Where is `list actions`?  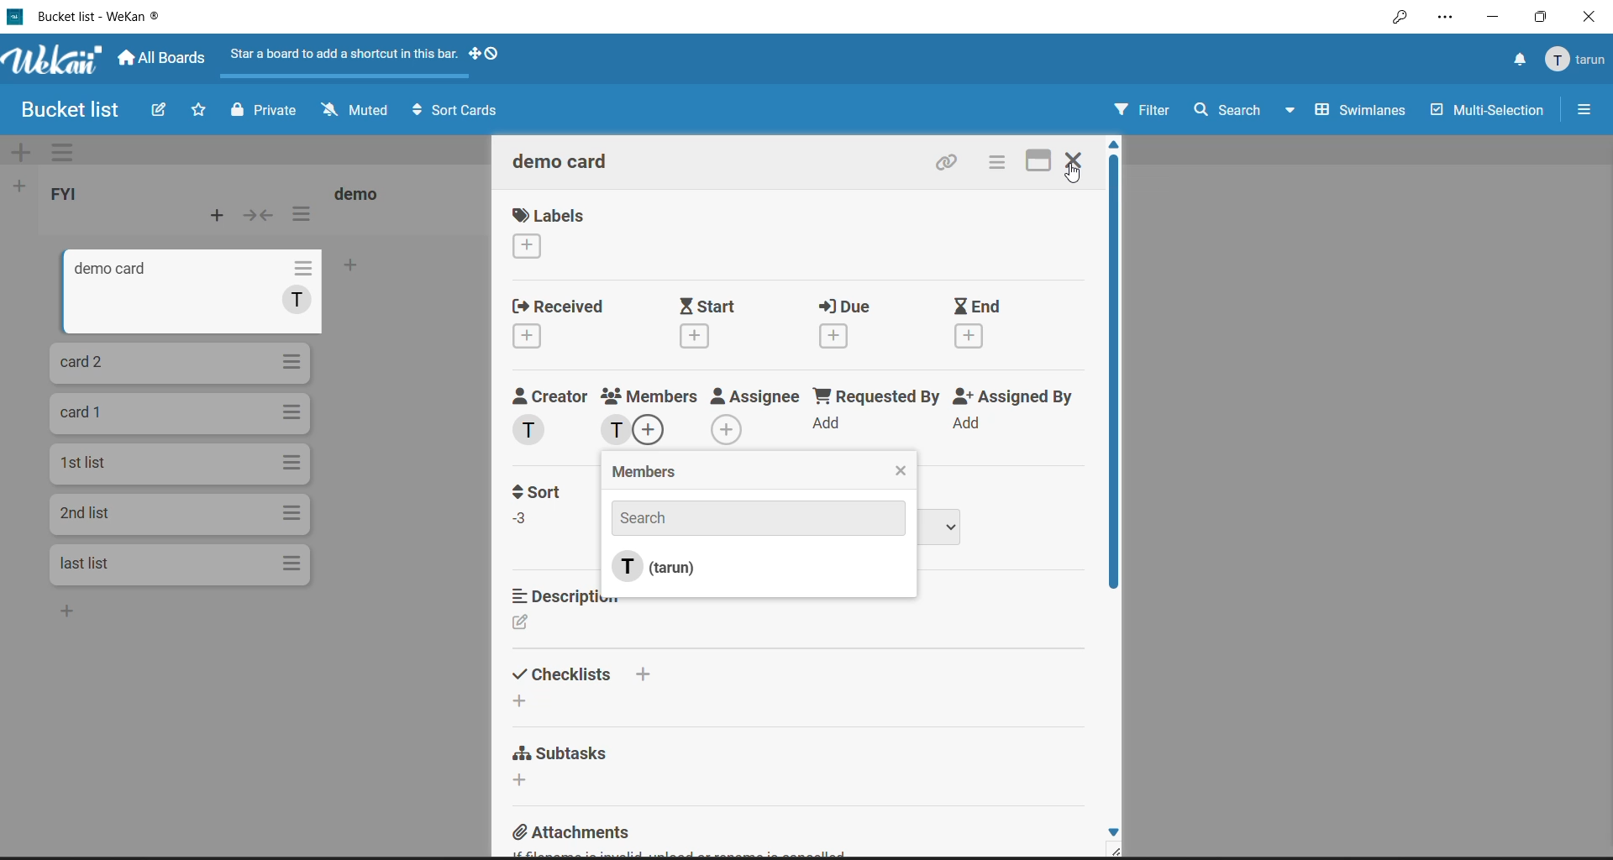 list actions is located at coordinates (302, 212).